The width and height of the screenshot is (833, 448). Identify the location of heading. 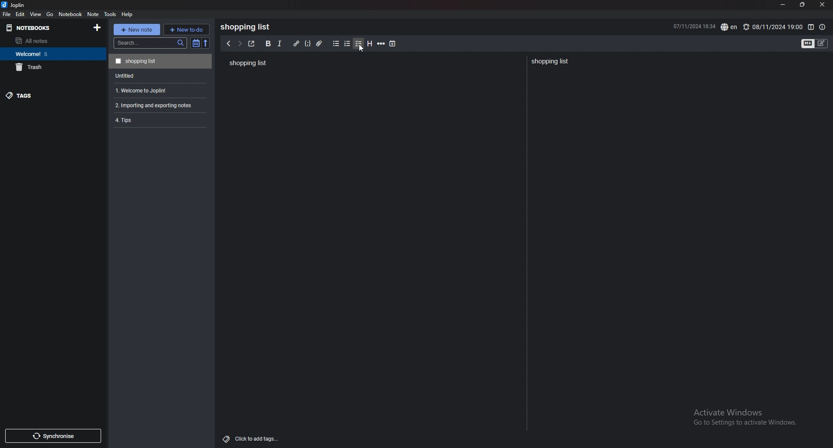
(370, 44).